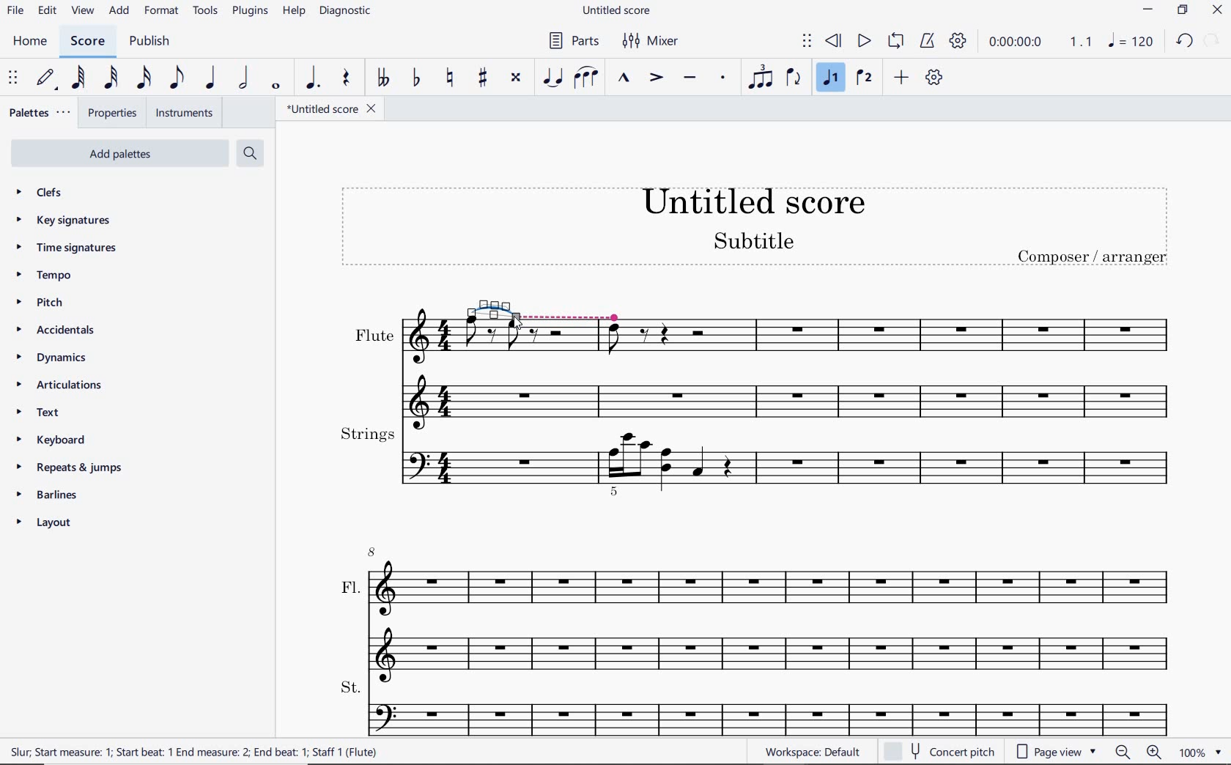 The height and width of the screenshot is (765, 1231). I want to click on home, so click(32, 42).